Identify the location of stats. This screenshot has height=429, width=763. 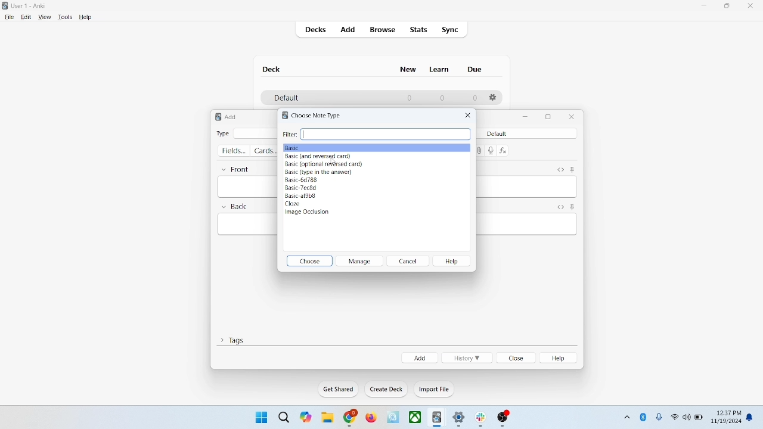
(418, 30).